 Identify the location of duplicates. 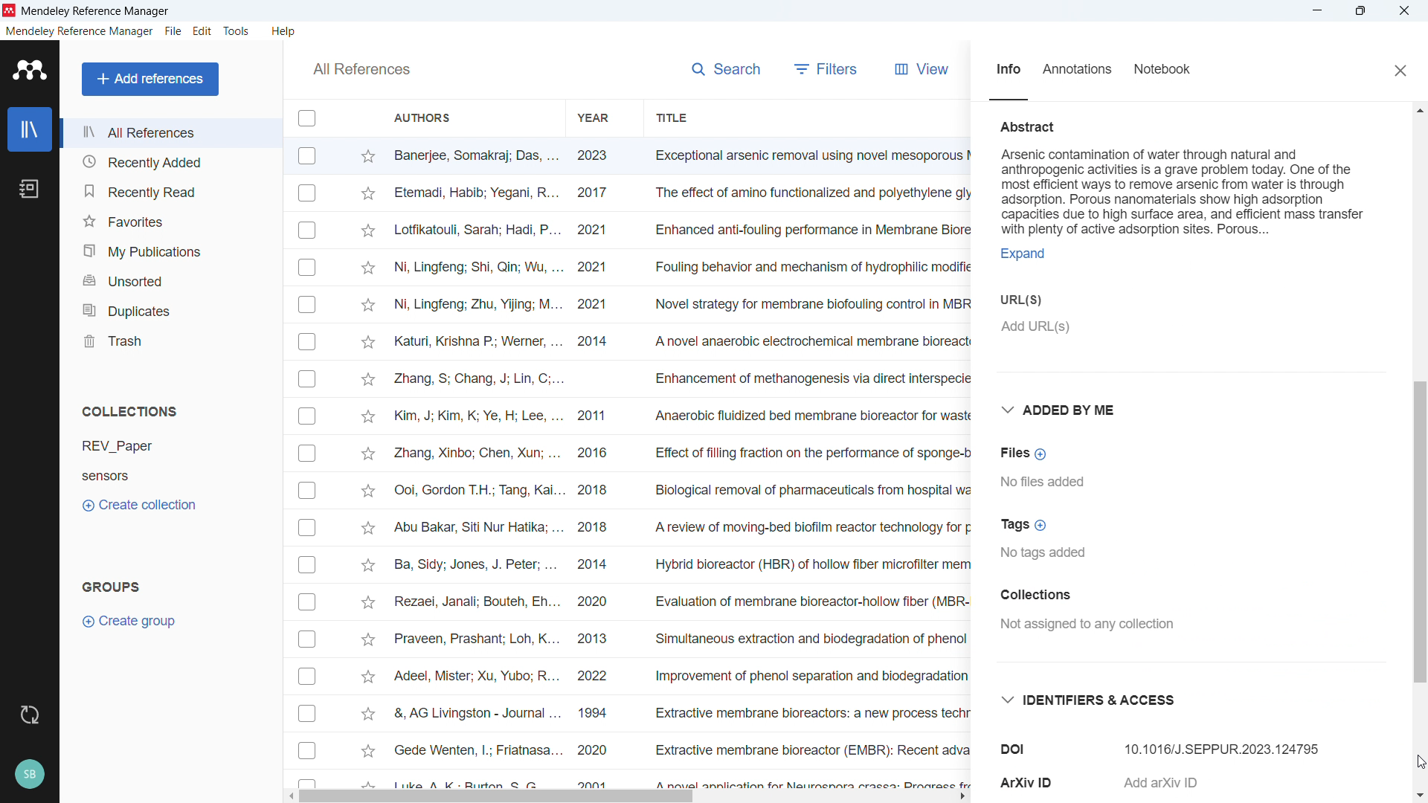
(170, 309).